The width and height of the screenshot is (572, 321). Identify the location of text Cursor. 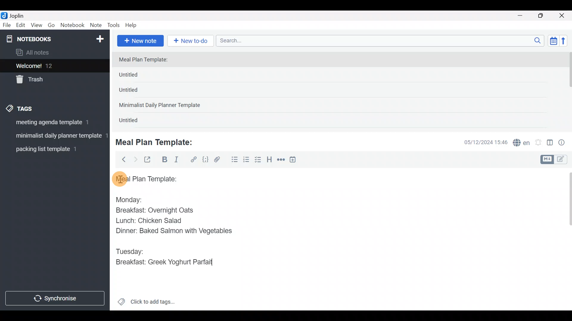
(221, 263).